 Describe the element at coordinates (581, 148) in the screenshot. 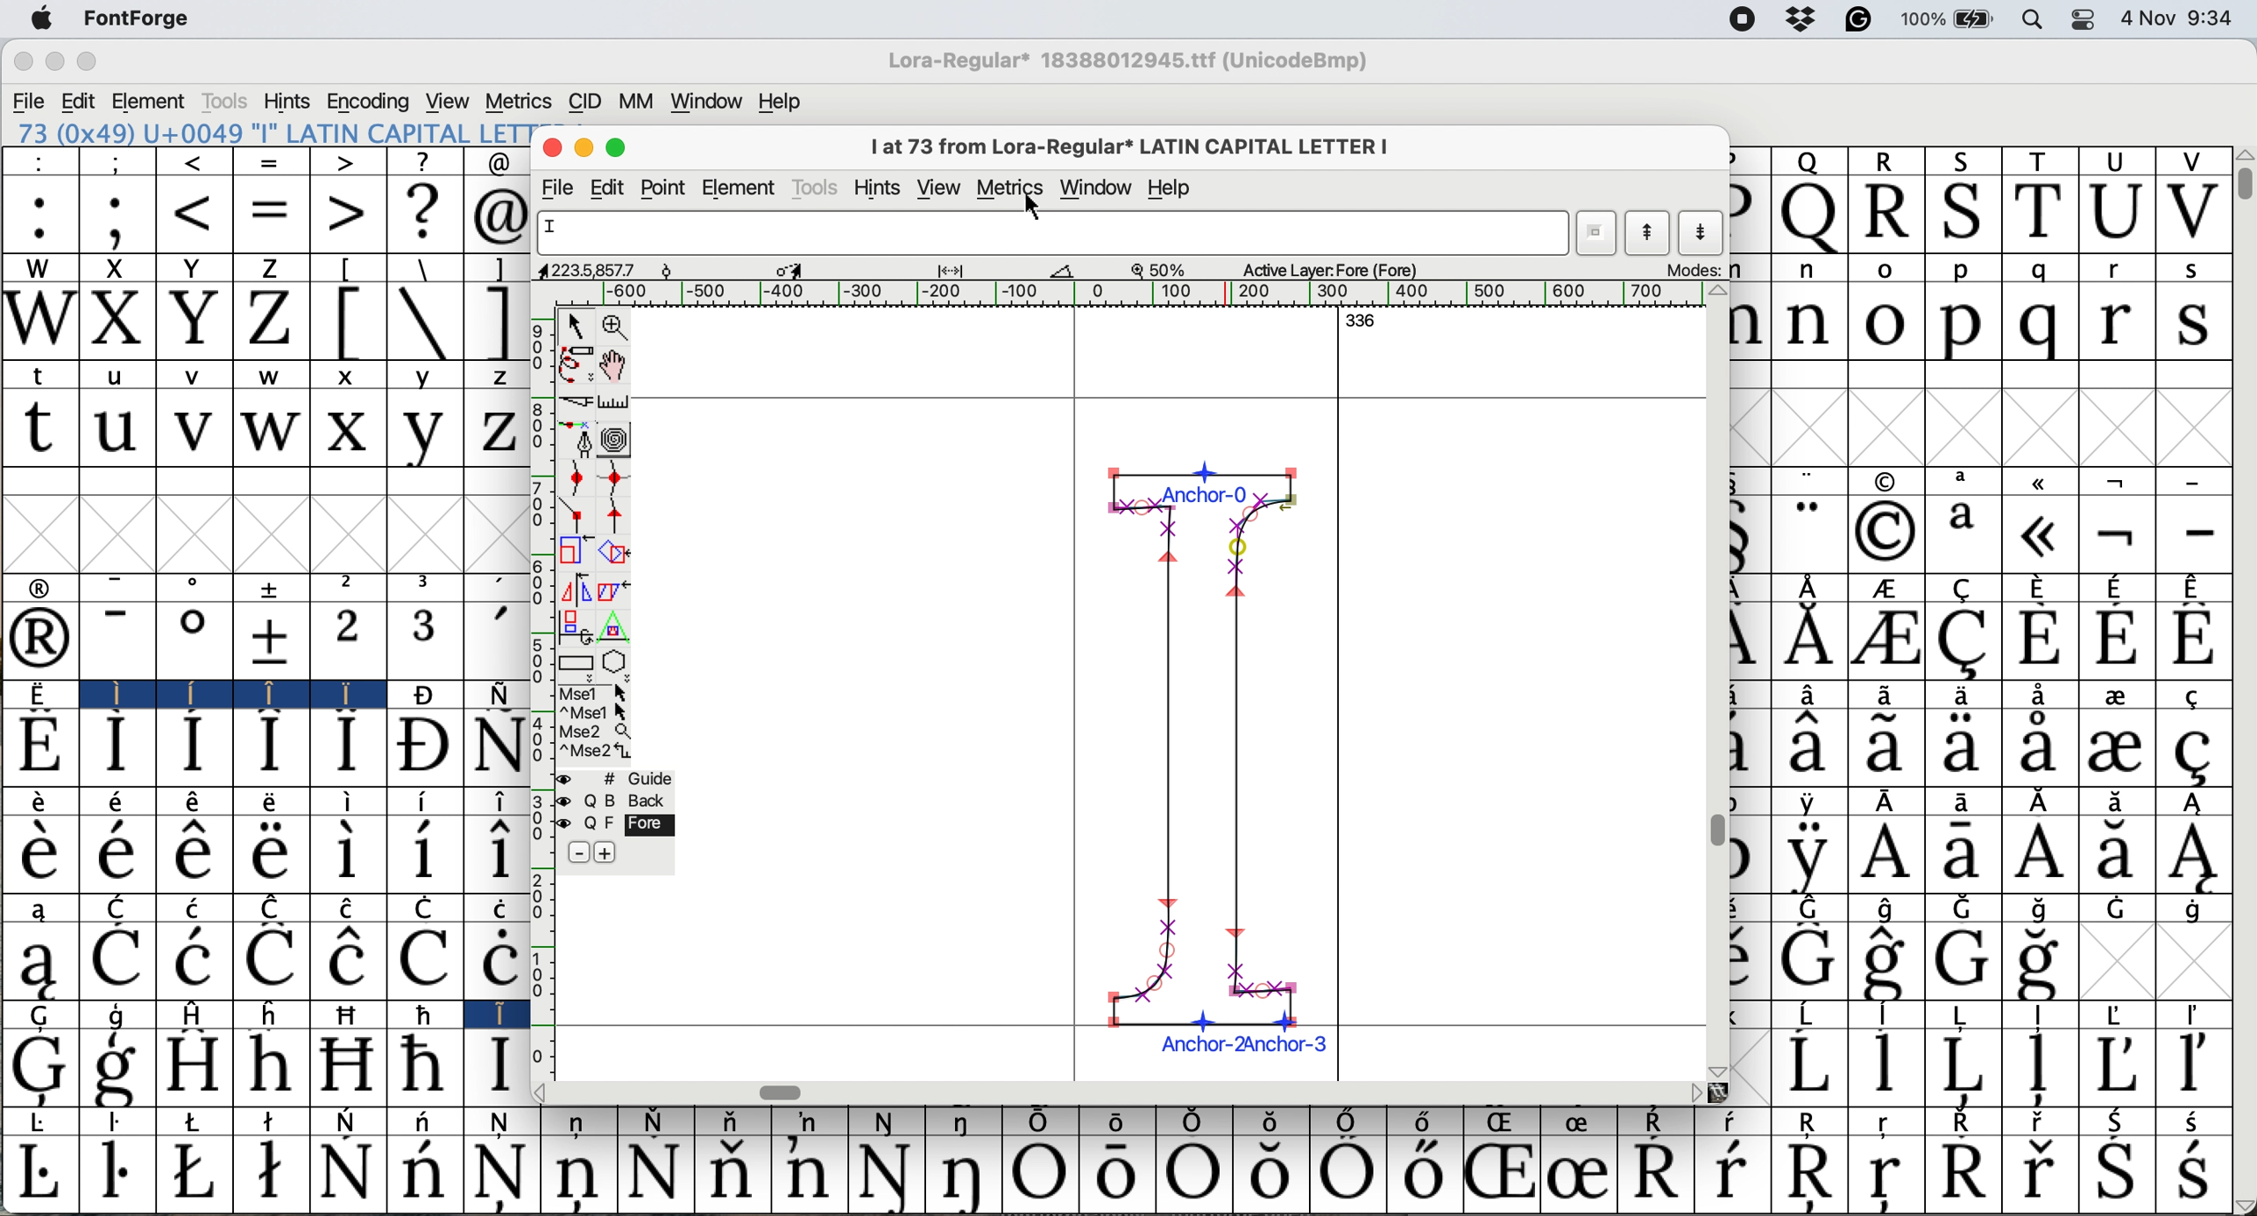

I see `minimise` at that location.